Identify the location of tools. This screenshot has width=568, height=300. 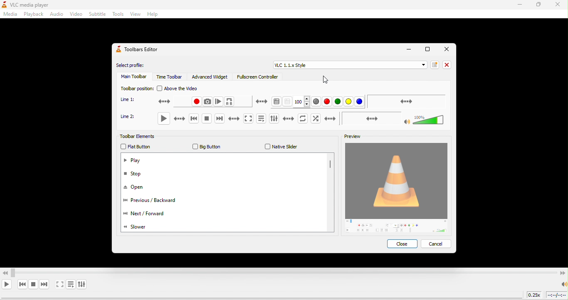
(118, 15).